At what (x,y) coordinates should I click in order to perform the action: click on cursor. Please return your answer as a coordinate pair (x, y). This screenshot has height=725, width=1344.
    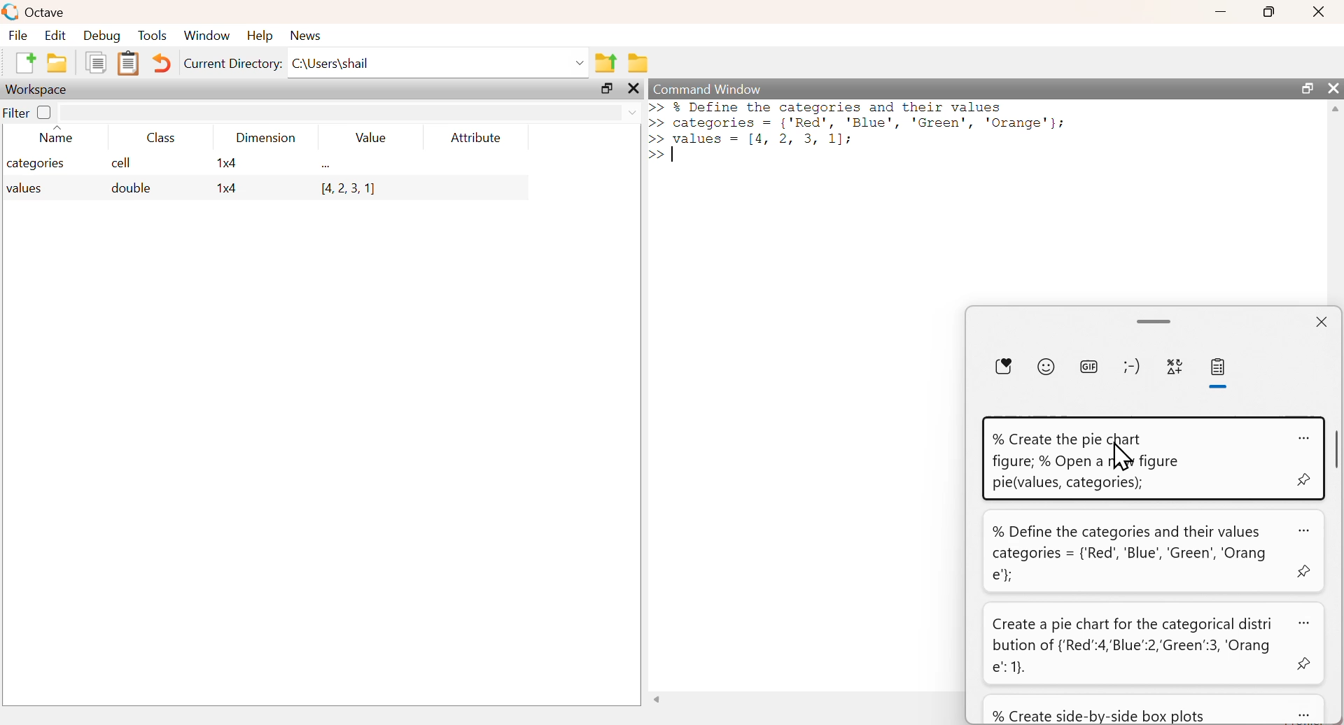
    Looking at the image, I should click on (1121, 457).